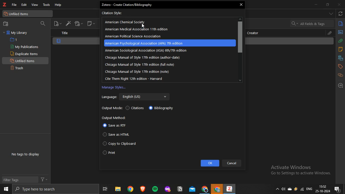  What do you see at coordinates (59, 5) in the screenshot?
I see `help` at bounding box center [59, 5].